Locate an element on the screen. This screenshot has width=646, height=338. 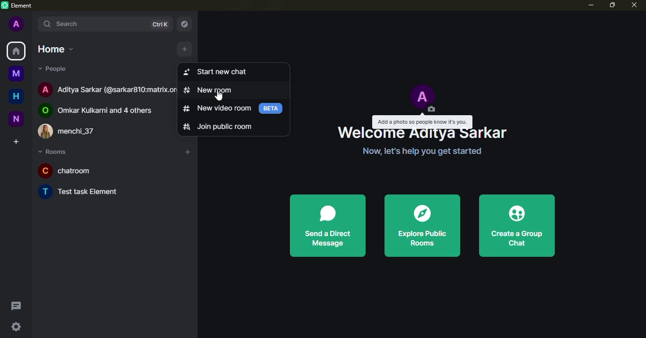
join public room is located at coordinates (220, 126).